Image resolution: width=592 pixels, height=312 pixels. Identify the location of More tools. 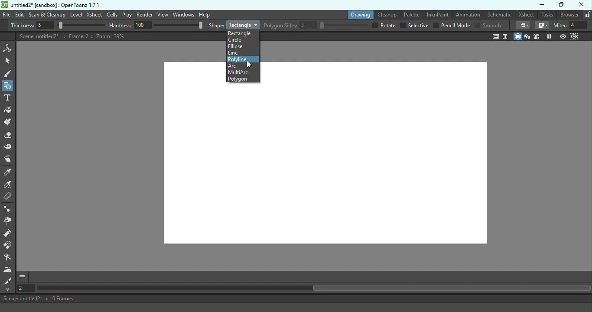
(9, 289).